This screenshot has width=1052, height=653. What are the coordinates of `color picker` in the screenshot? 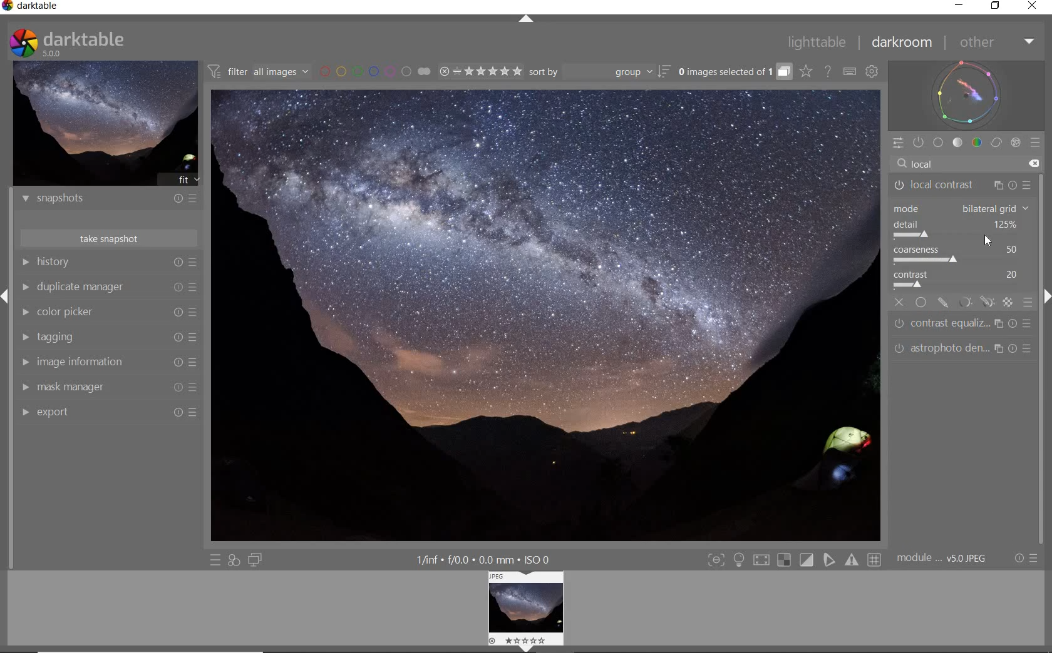 It's located at (73, 311).